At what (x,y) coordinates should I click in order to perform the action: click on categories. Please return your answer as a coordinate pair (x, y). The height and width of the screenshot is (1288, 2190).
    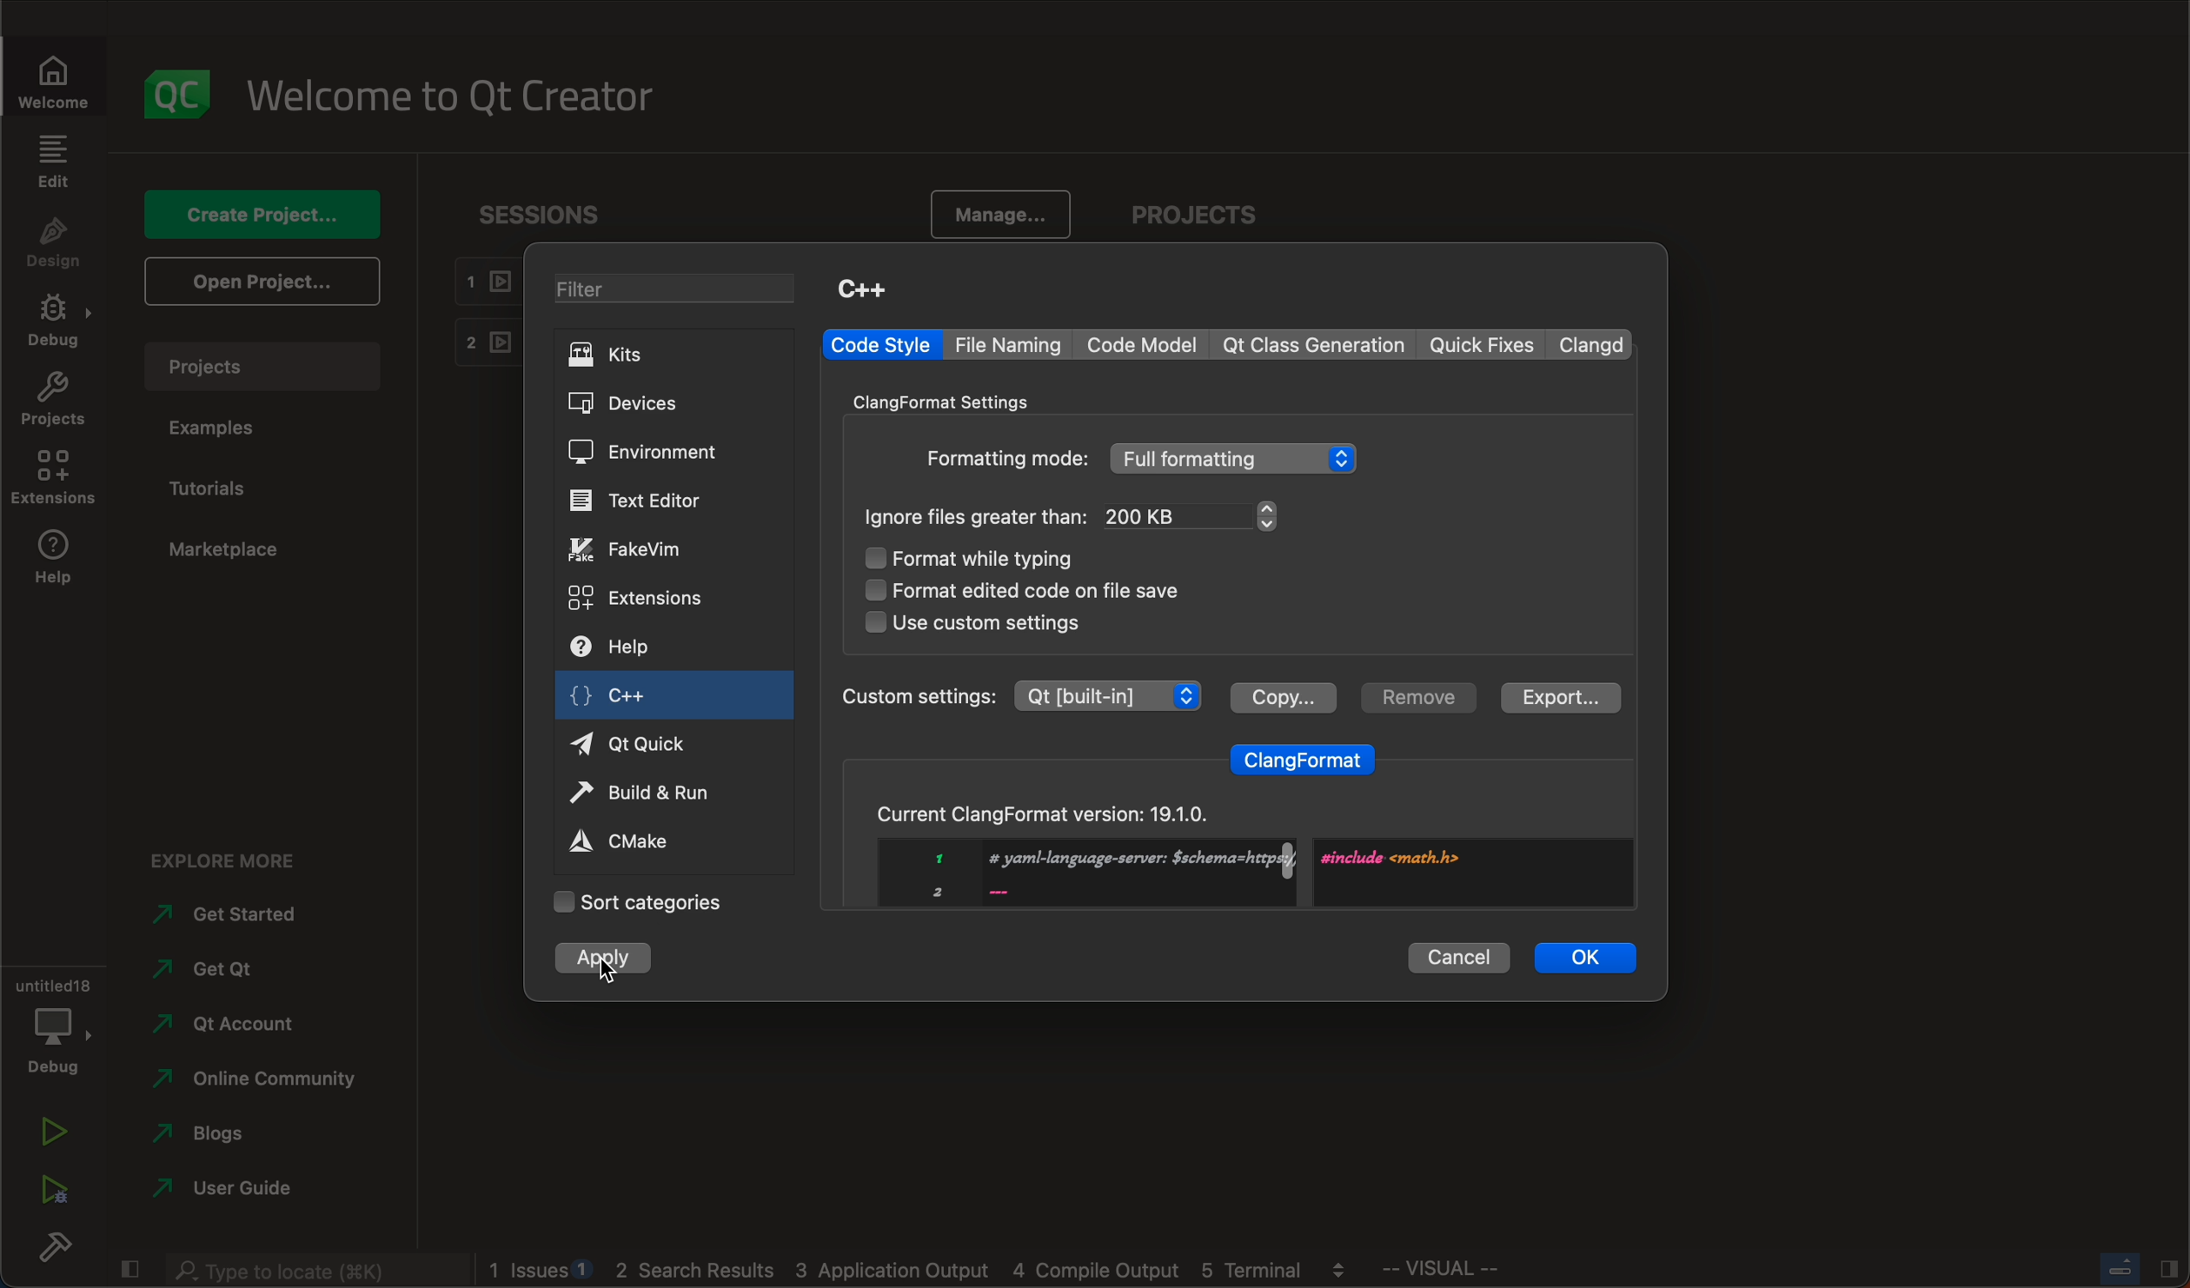
    Looking at the image, I should click on (638, 902).